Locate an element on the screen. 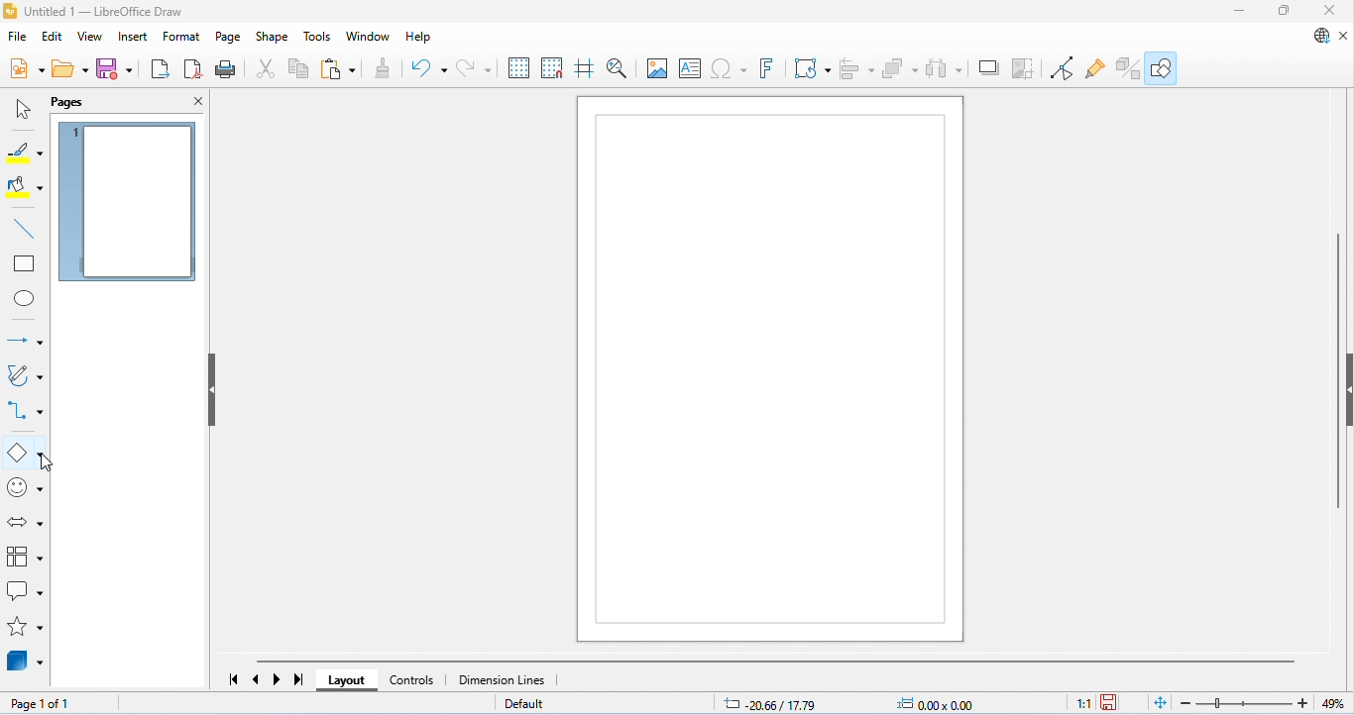  page is located at coordinates (229, 39).